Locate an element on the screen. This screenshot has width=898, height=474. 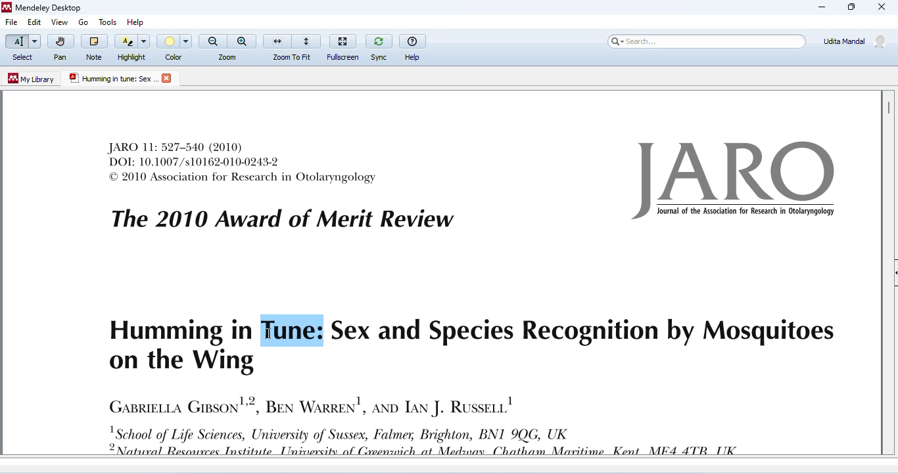
pan is located at coordinates (60, 48).